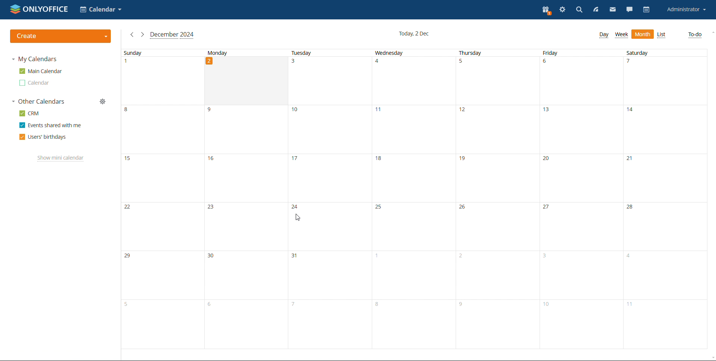 This screenshot has height=361, width=716. What do you see at coordinates (548, 112) in the screenshot?
I see `13` at bounding box center [548, 112].